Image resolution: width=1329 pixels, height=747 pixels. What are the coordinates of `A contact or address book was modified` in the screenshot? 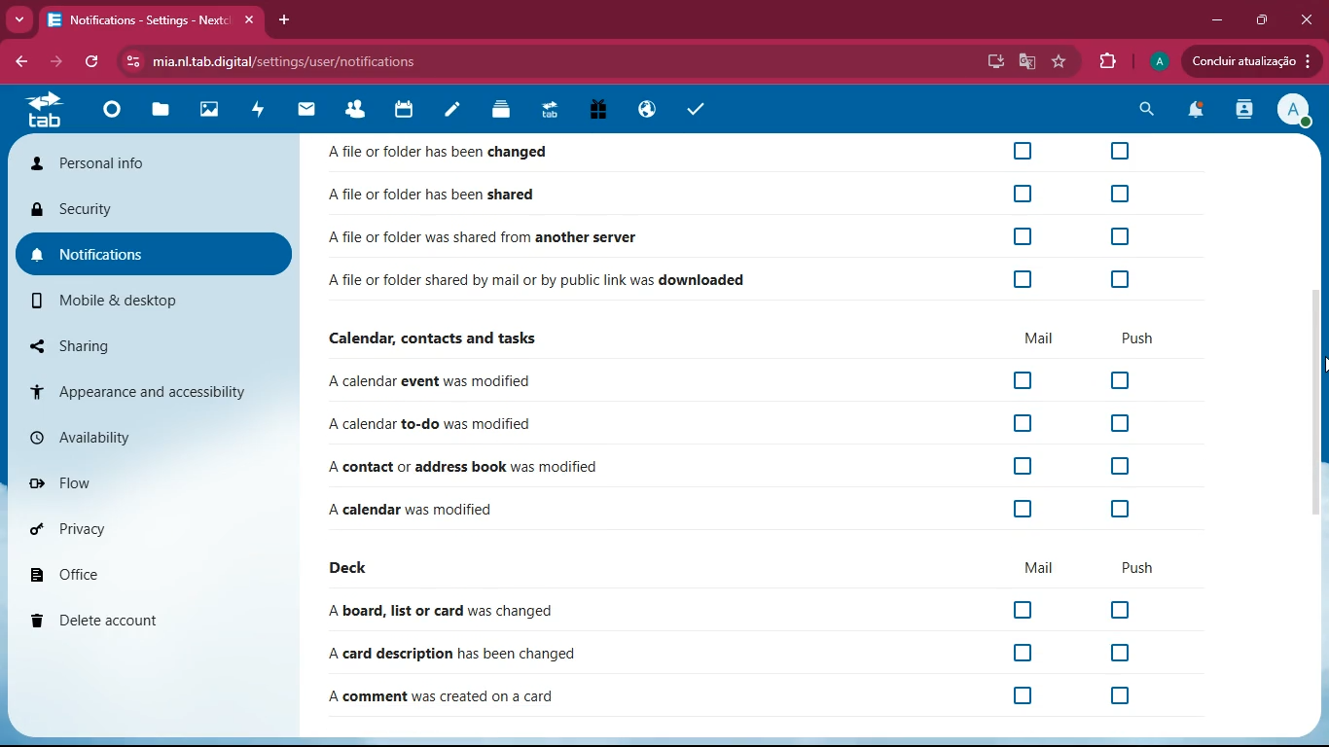 It's located at (465, 470).